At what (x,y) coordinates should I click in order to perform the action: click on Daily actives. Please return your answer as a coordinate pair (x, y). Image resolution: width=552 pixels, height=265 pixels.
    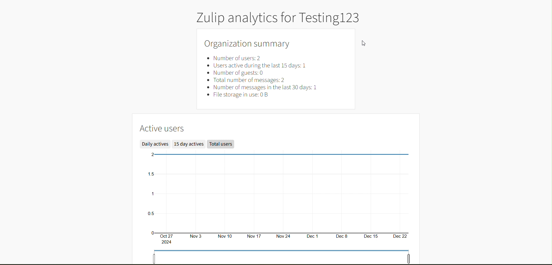
    Looking at the image, I should click on (154, 144).